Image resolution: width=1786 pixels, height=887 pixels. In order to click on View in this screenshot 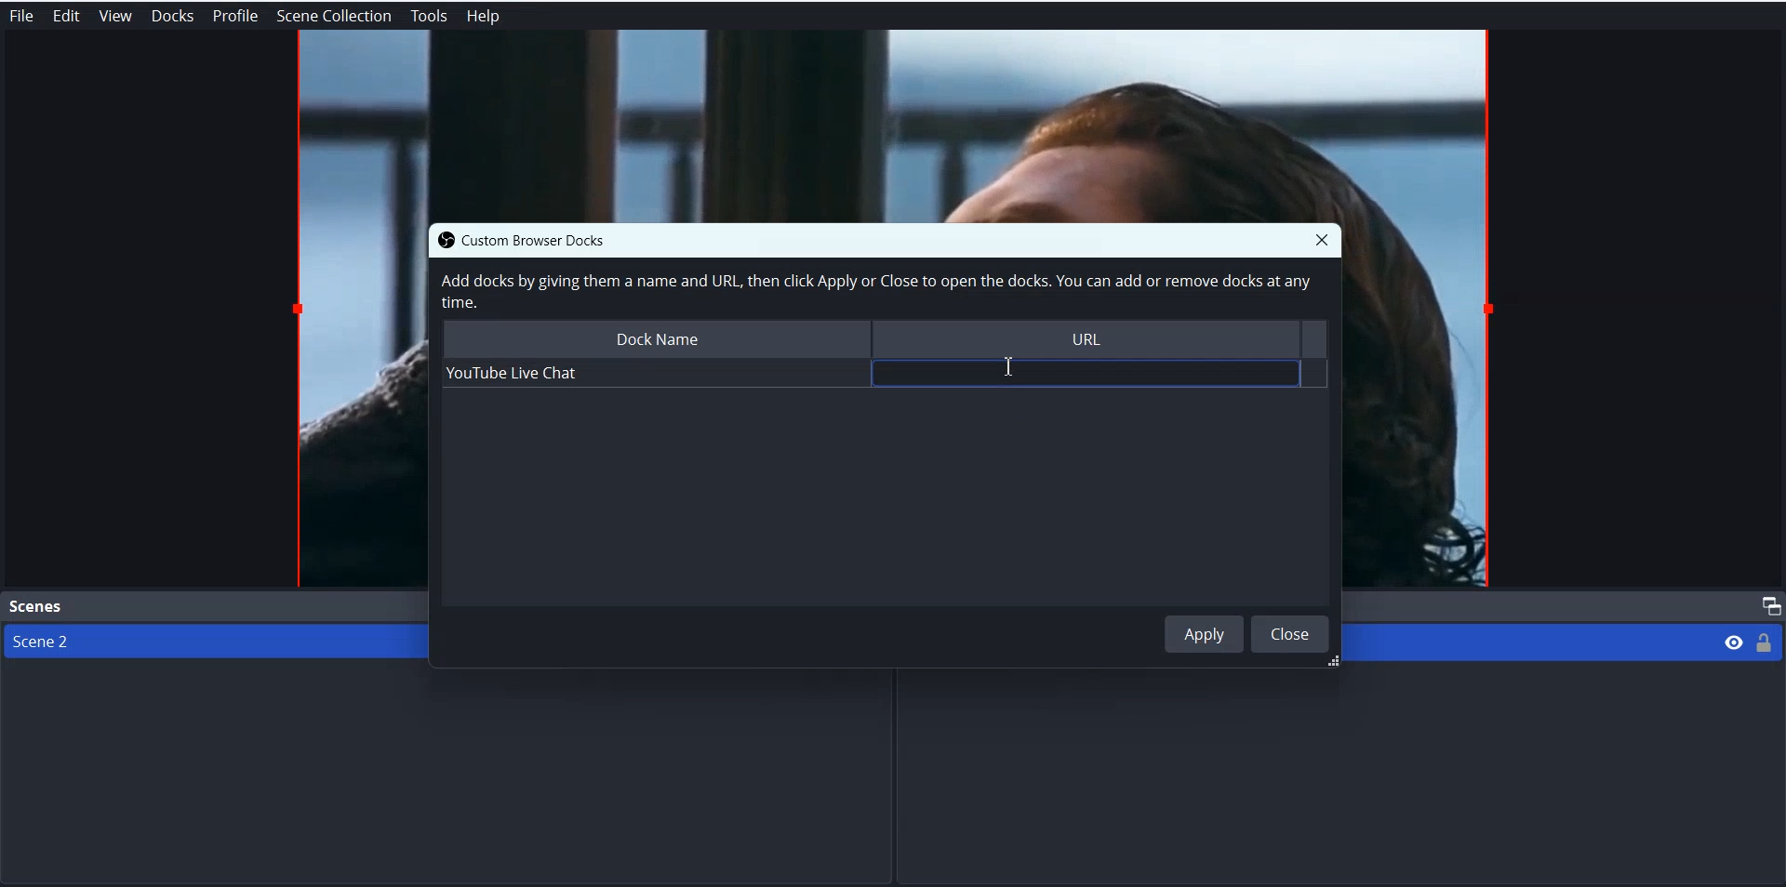, I will do `click(114, 16)`.